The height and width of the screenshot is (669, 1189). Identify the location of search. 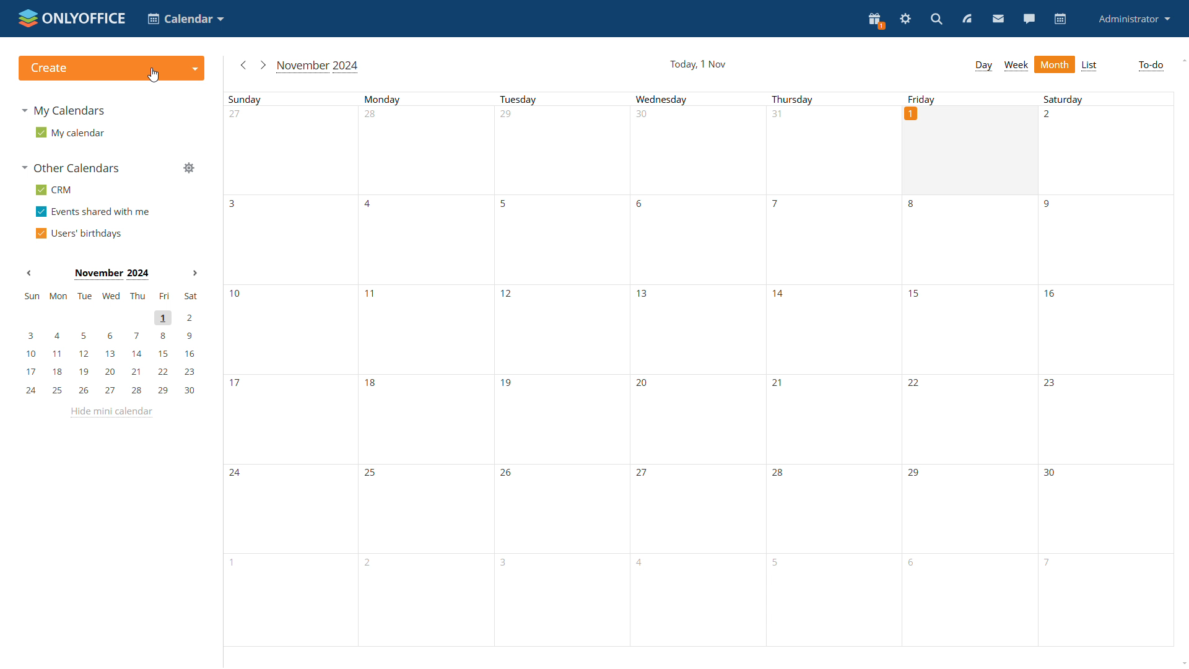
(938, 19).